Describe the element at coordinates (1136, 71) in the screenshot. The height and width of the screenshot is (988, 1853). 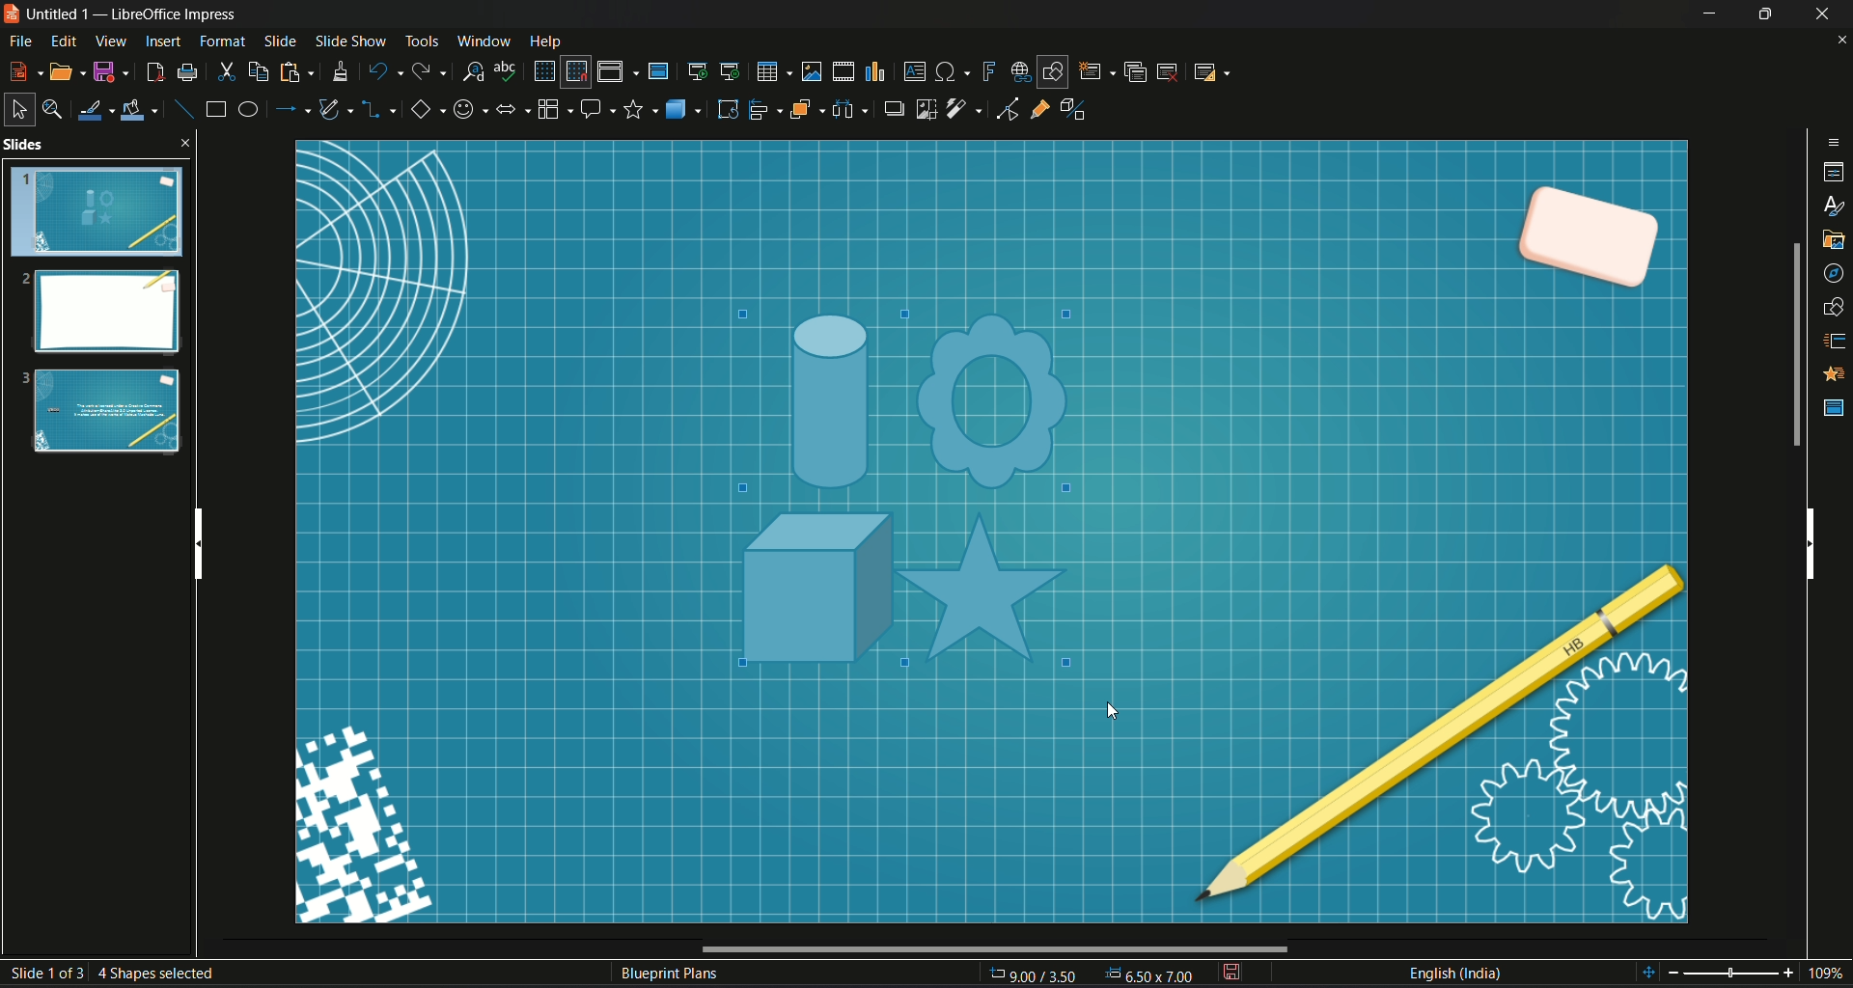
I see `duplicate slide` at that location.